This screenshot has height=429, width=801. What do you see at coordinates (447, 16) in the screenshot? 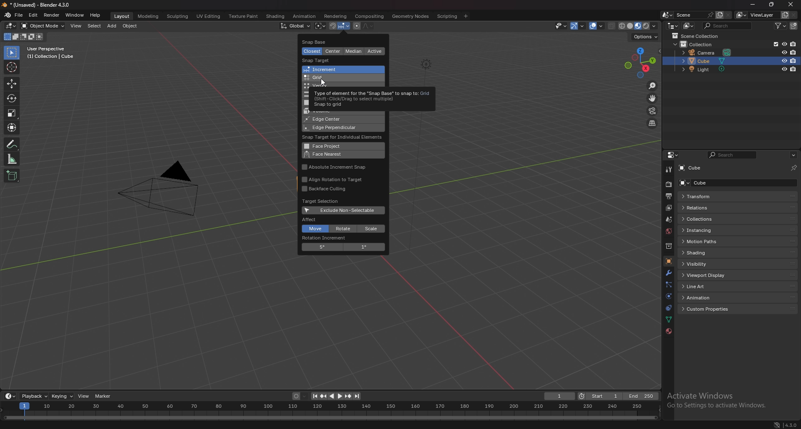
I see `scripting` at bounding box center [447, 16].